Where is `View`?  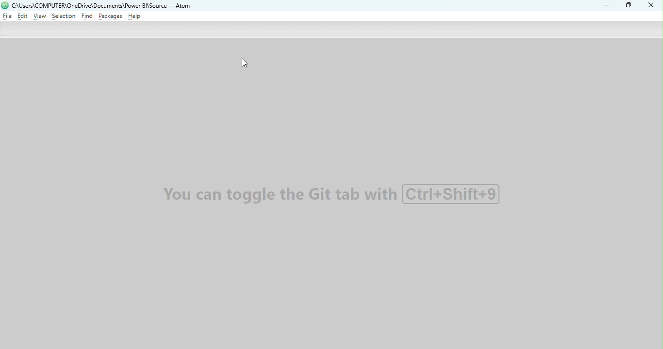 View is located at coordinates (41, 16).